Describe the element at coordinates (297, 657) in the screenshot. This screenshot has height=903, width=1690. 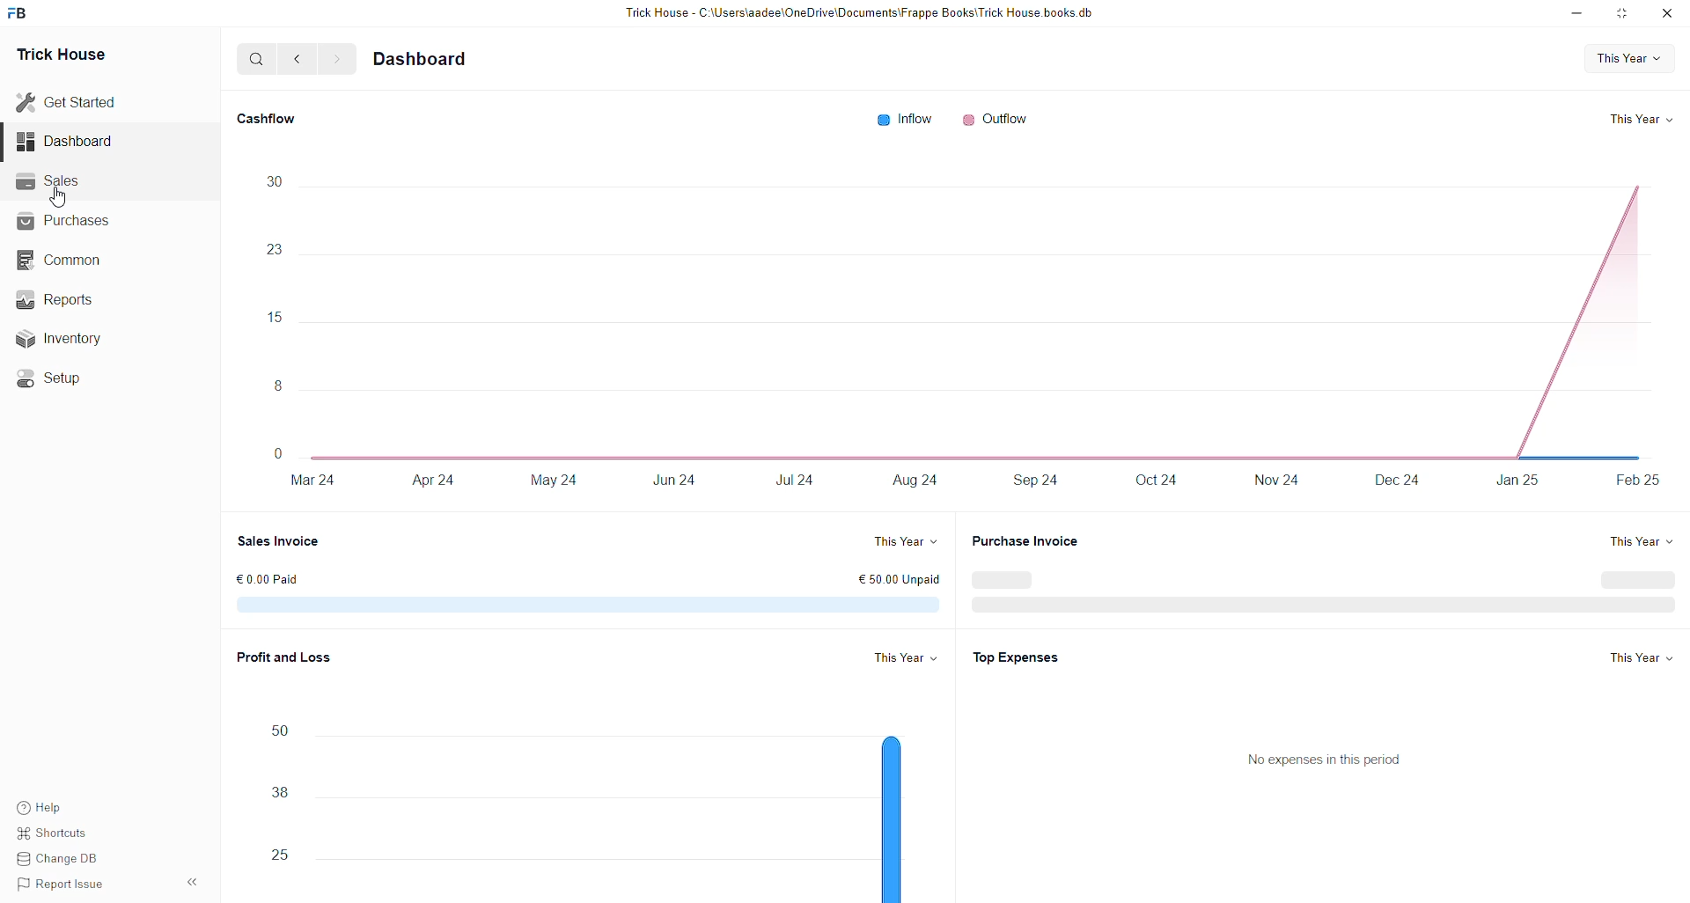
I see `Profit and Loss` at that location.